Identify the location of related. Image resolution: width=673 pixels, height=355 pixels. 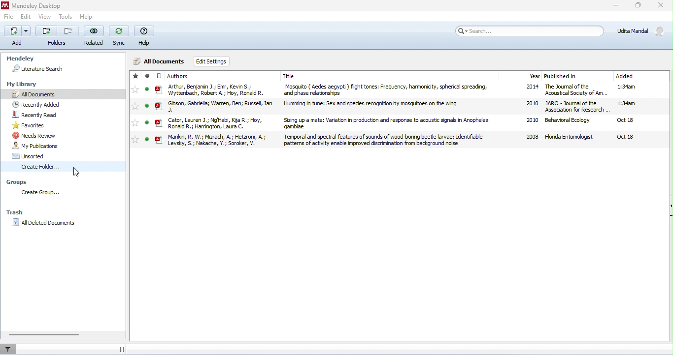
(94, 35).